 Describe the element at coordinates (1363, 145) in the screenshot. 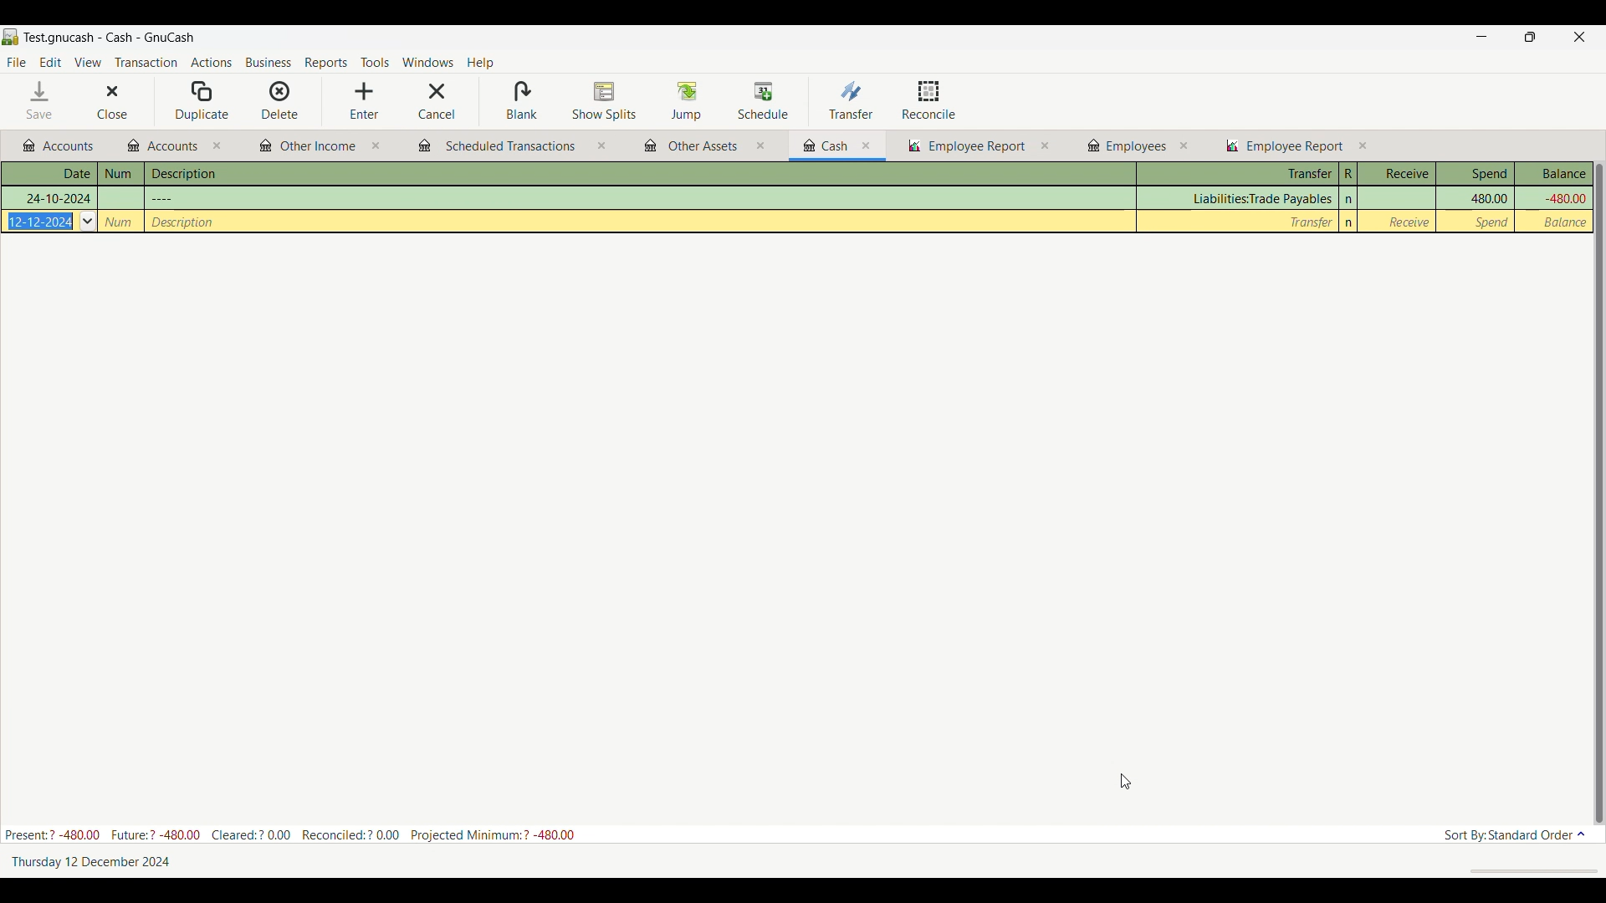

I see `close` at that location.